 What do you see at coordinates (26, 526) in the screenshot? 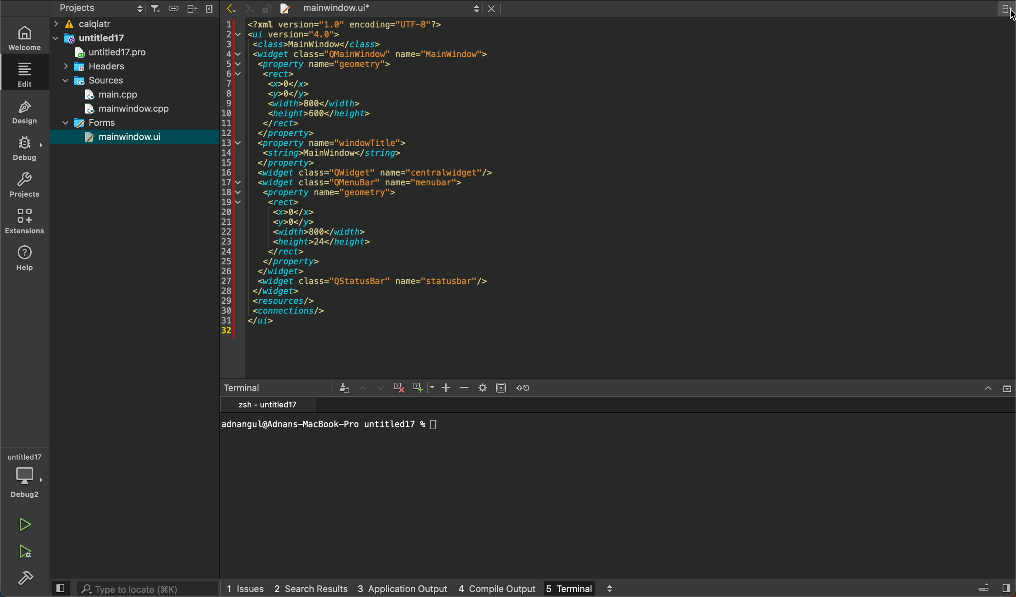
I see `run ` at bounding box center [26, 526].